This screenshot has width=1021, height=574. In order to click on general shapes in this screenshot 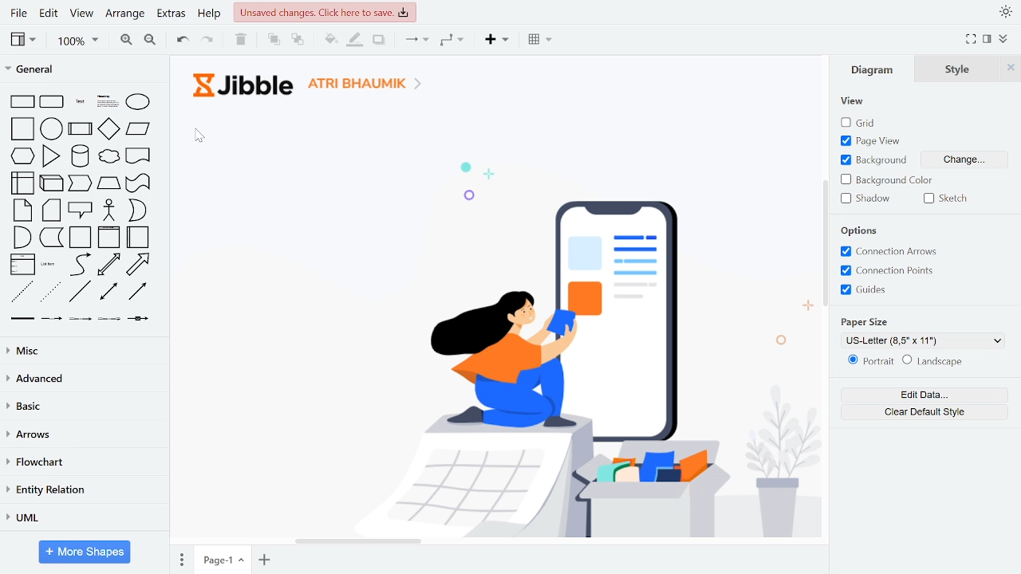, I will do `click(79, 183)`.